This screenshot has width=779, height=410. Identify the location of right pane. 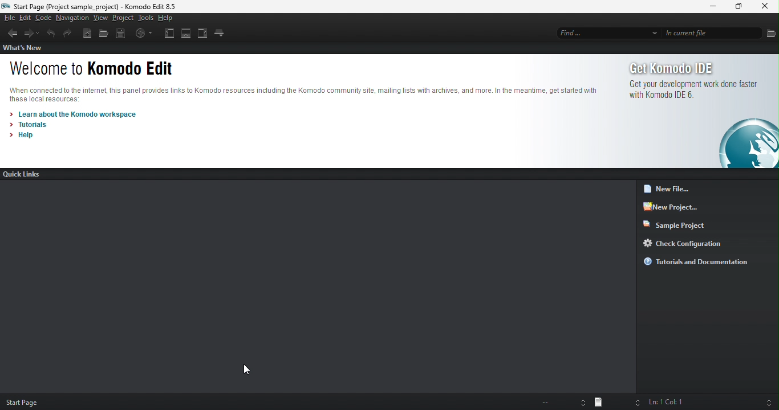
(205, 31).